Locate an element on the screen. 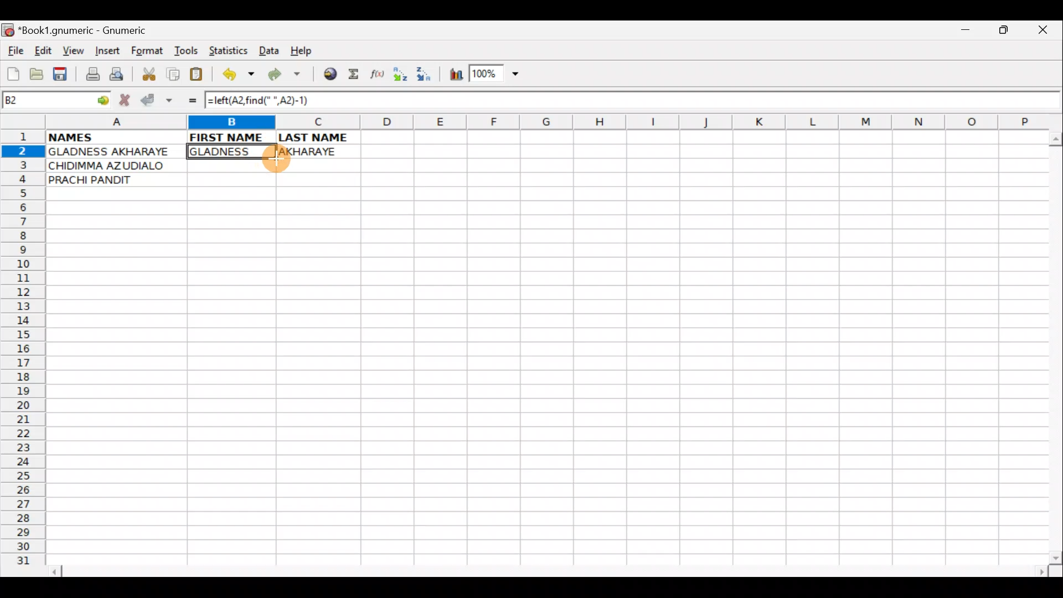  Minimize is located at coordinates (963, 33).